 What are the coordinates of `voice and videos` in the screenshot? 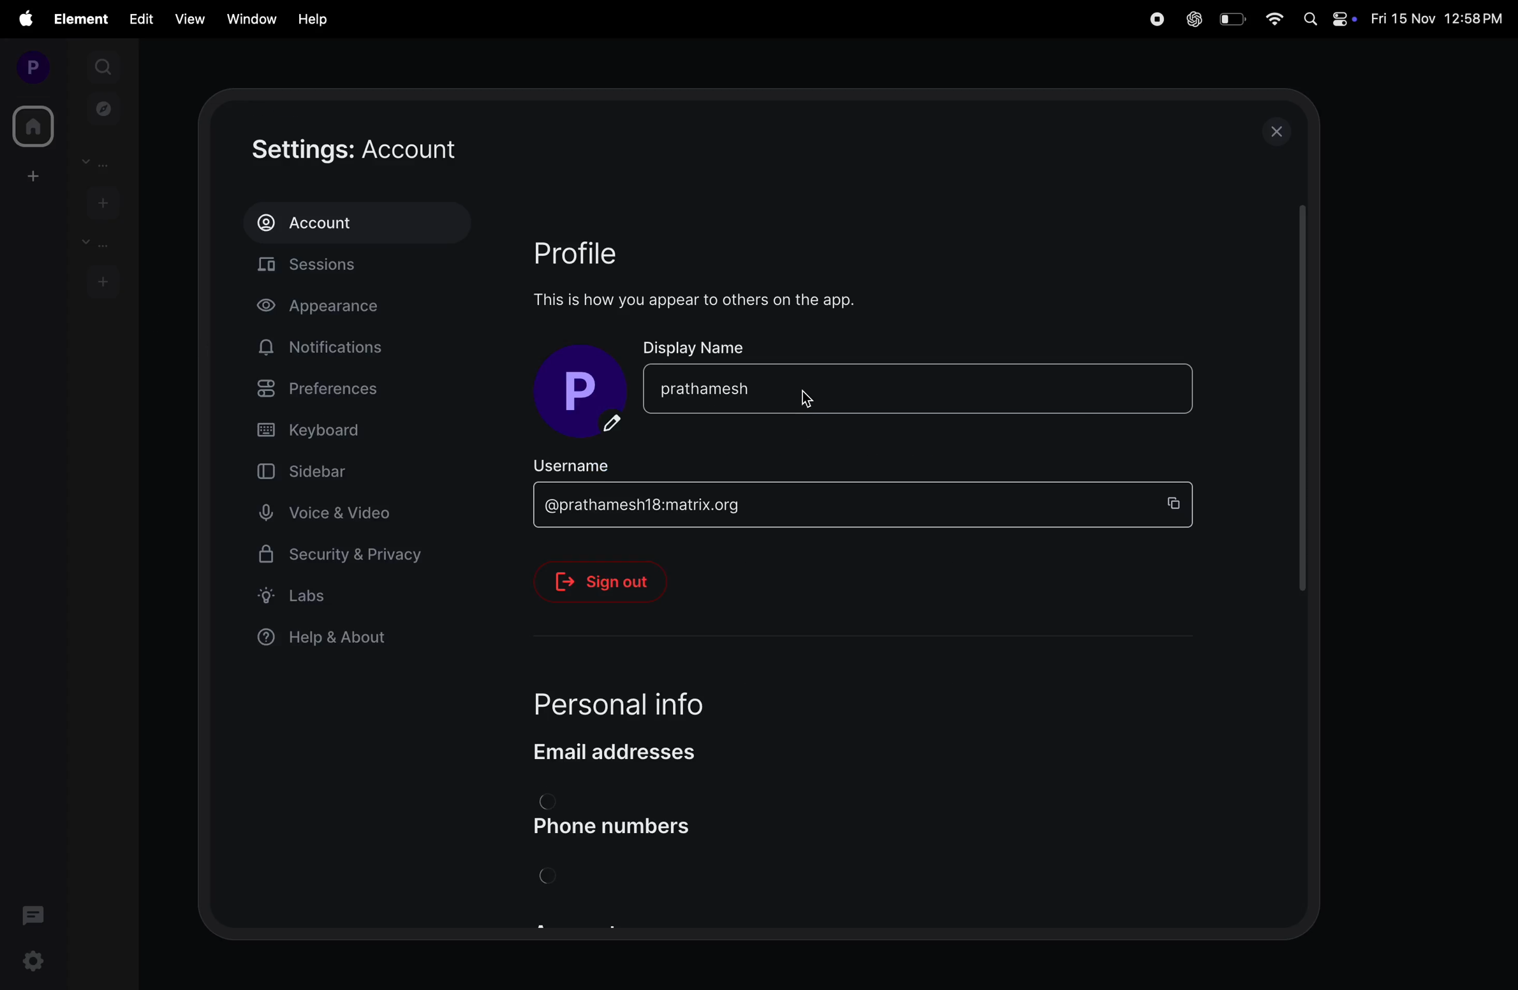 It's located at (332, 513).